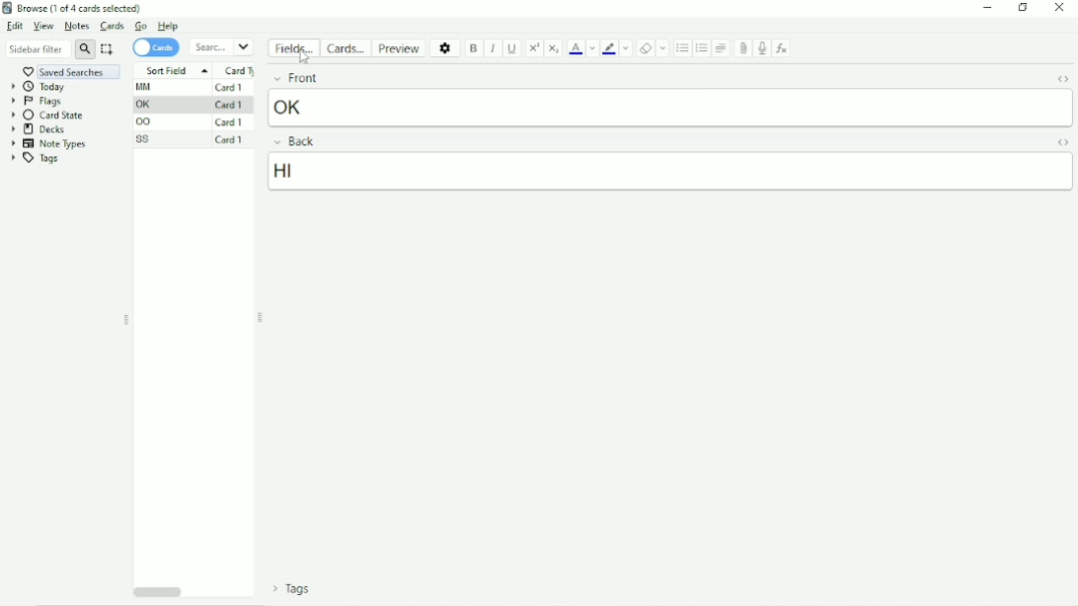  What do you see at coordinates (1060, 78) in the screenshot?
I see `Toggle HTML Editor` at bounding box center [1060, 78].